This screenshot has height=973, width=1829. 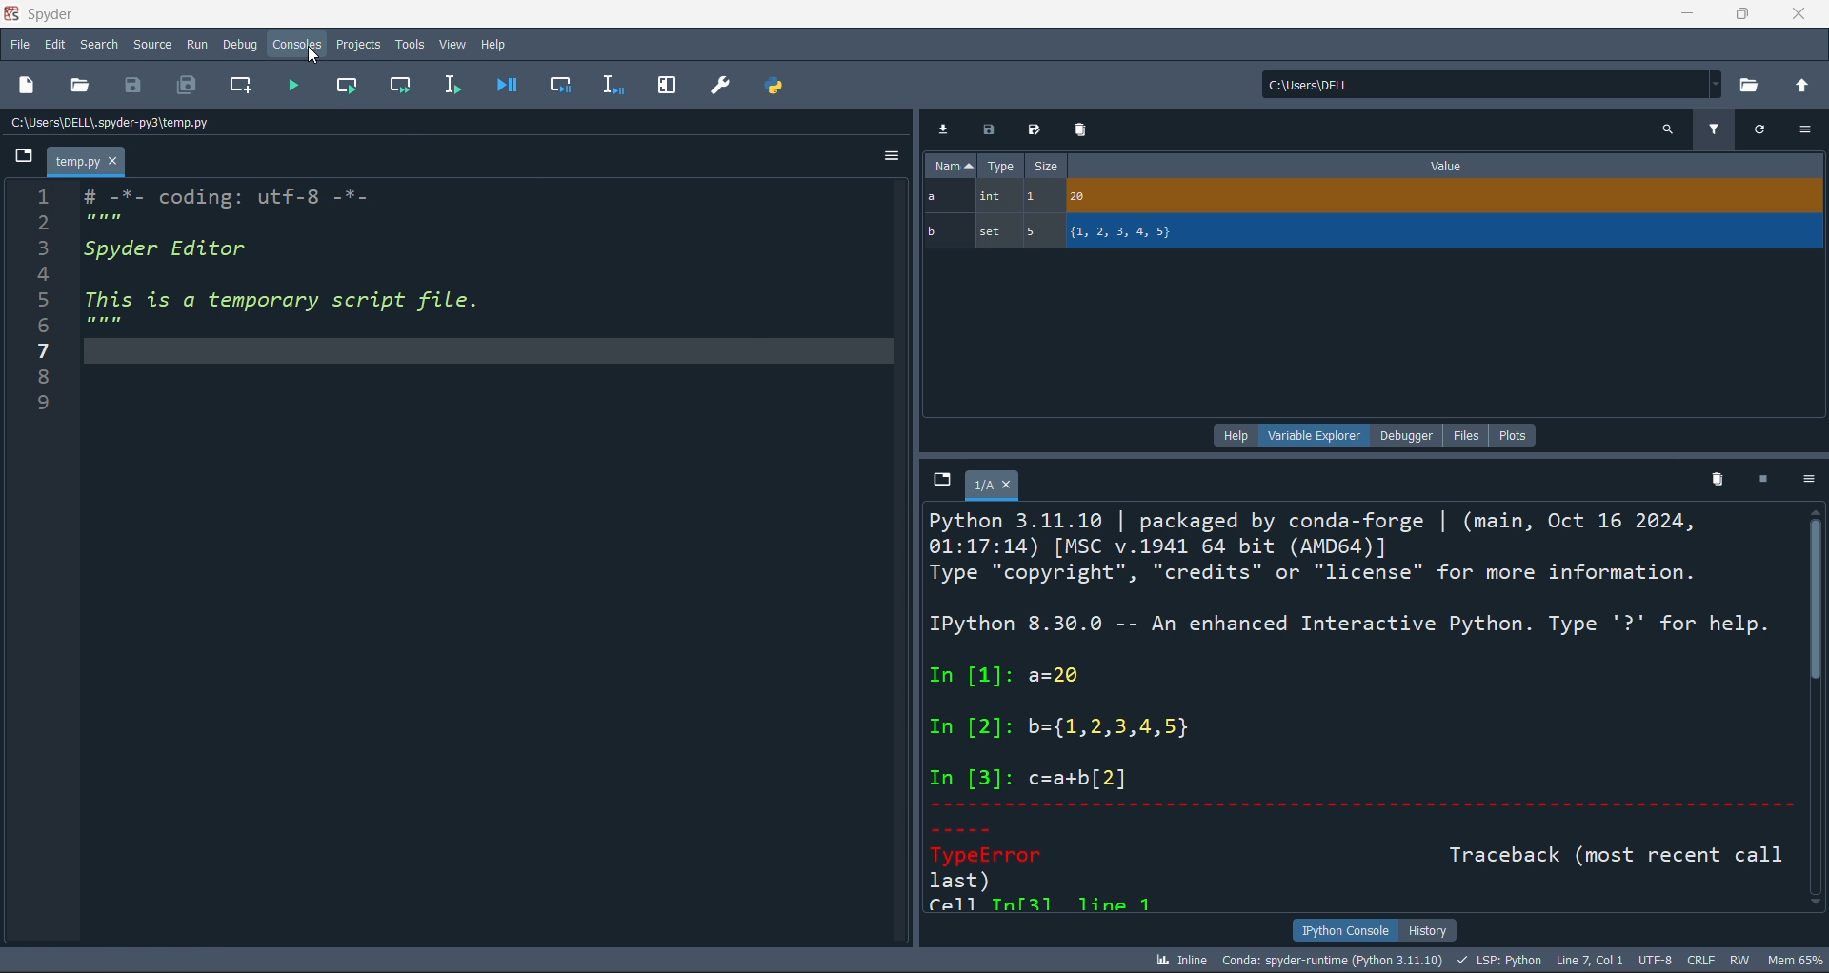 I want to click on a, int, 1, 20, so click(x=1374, y=196).